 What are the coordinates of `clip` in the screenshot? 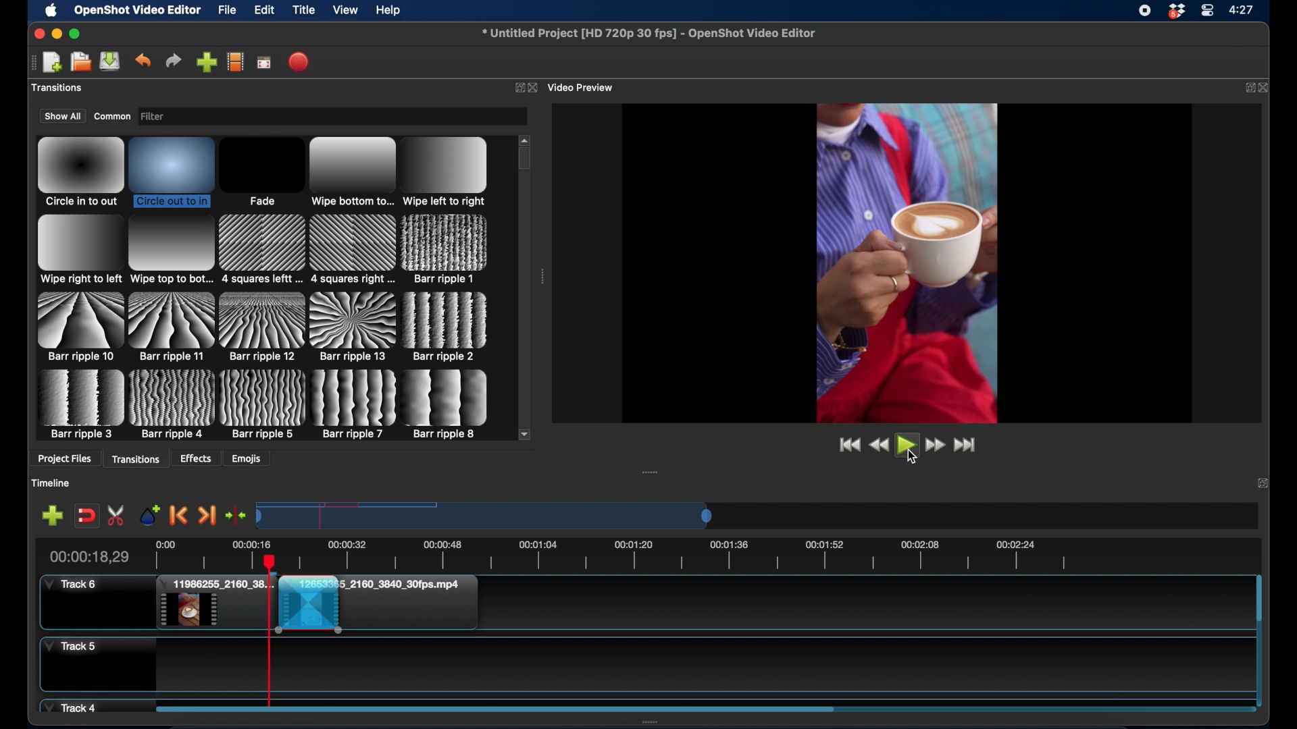 It's located at (215, 603).